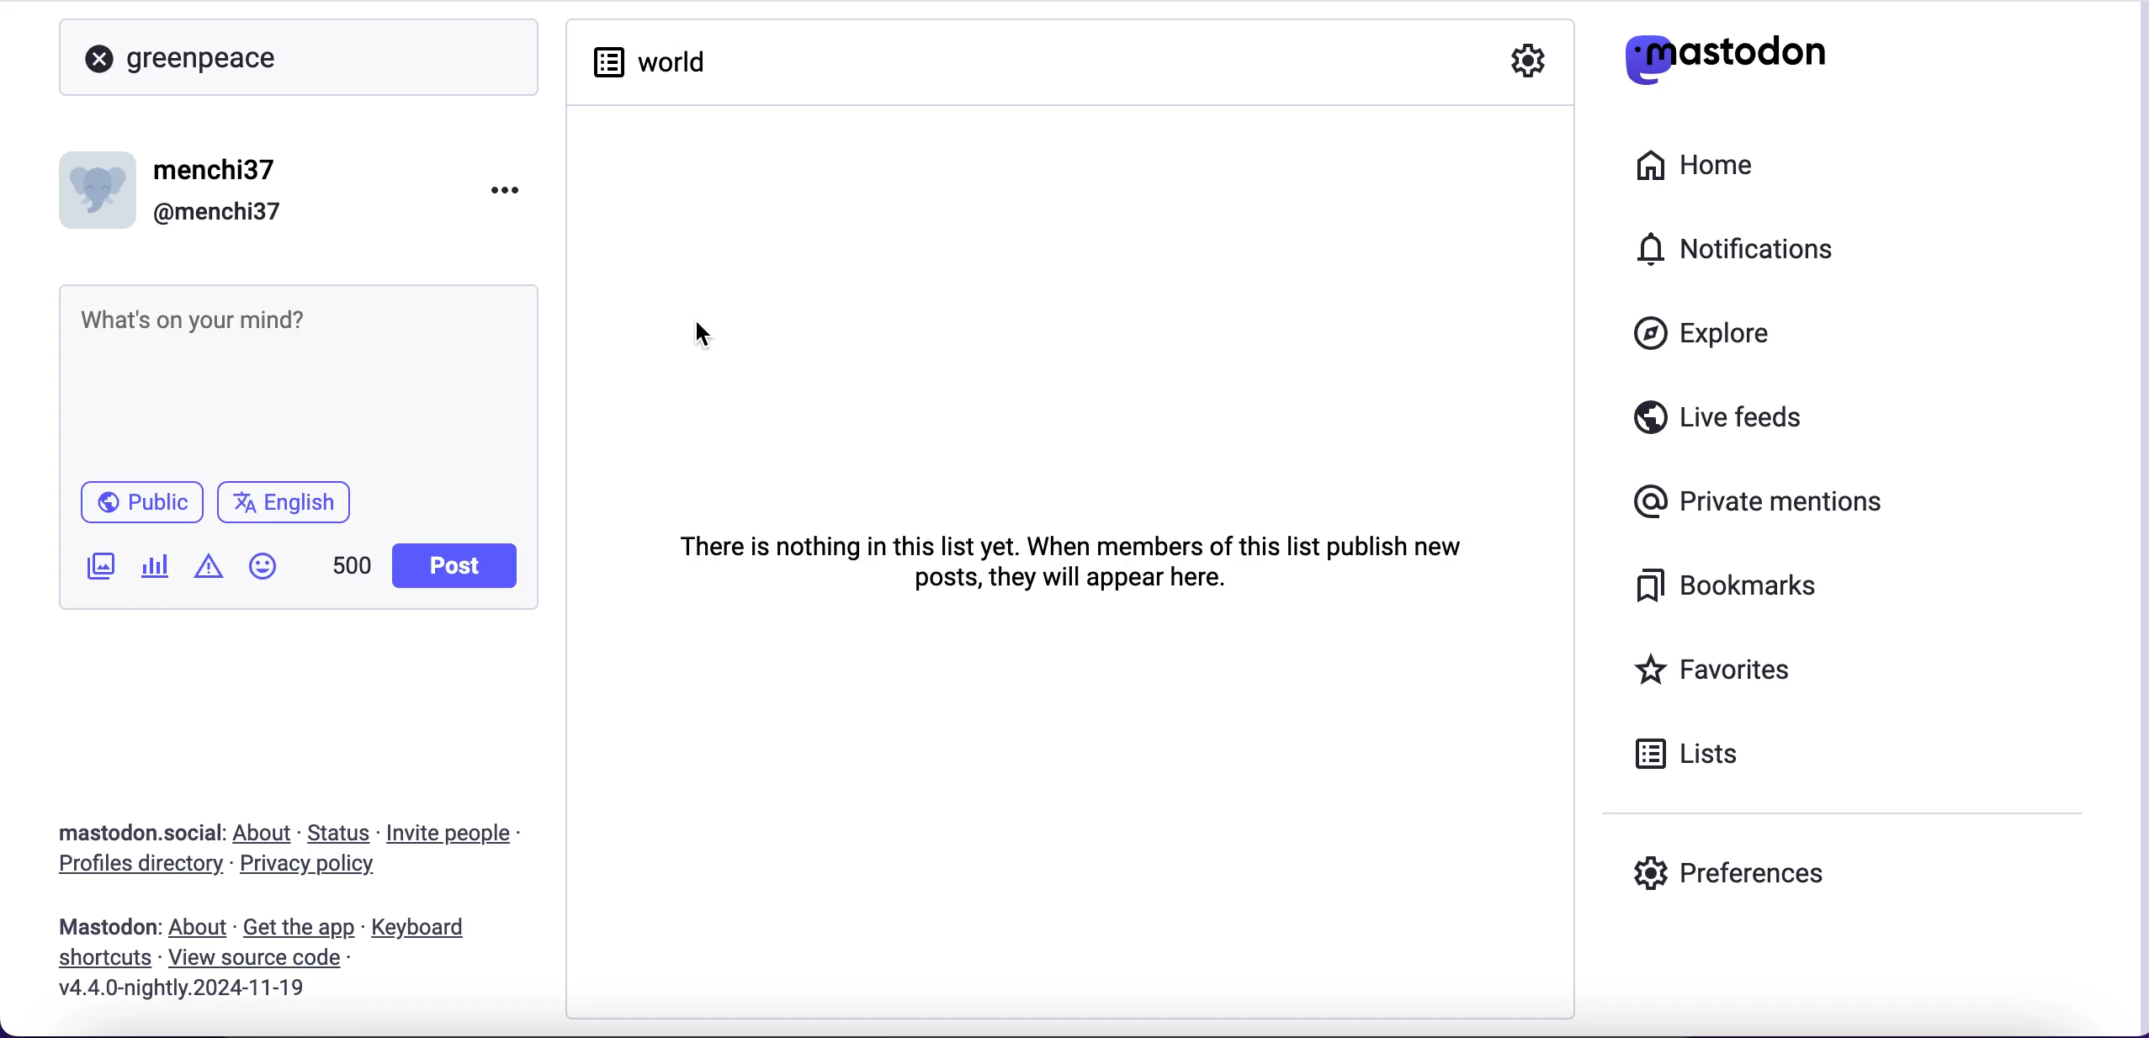  Describe the element at coordinates (98, 566) in the screenshot. I see `add an image` at that location.